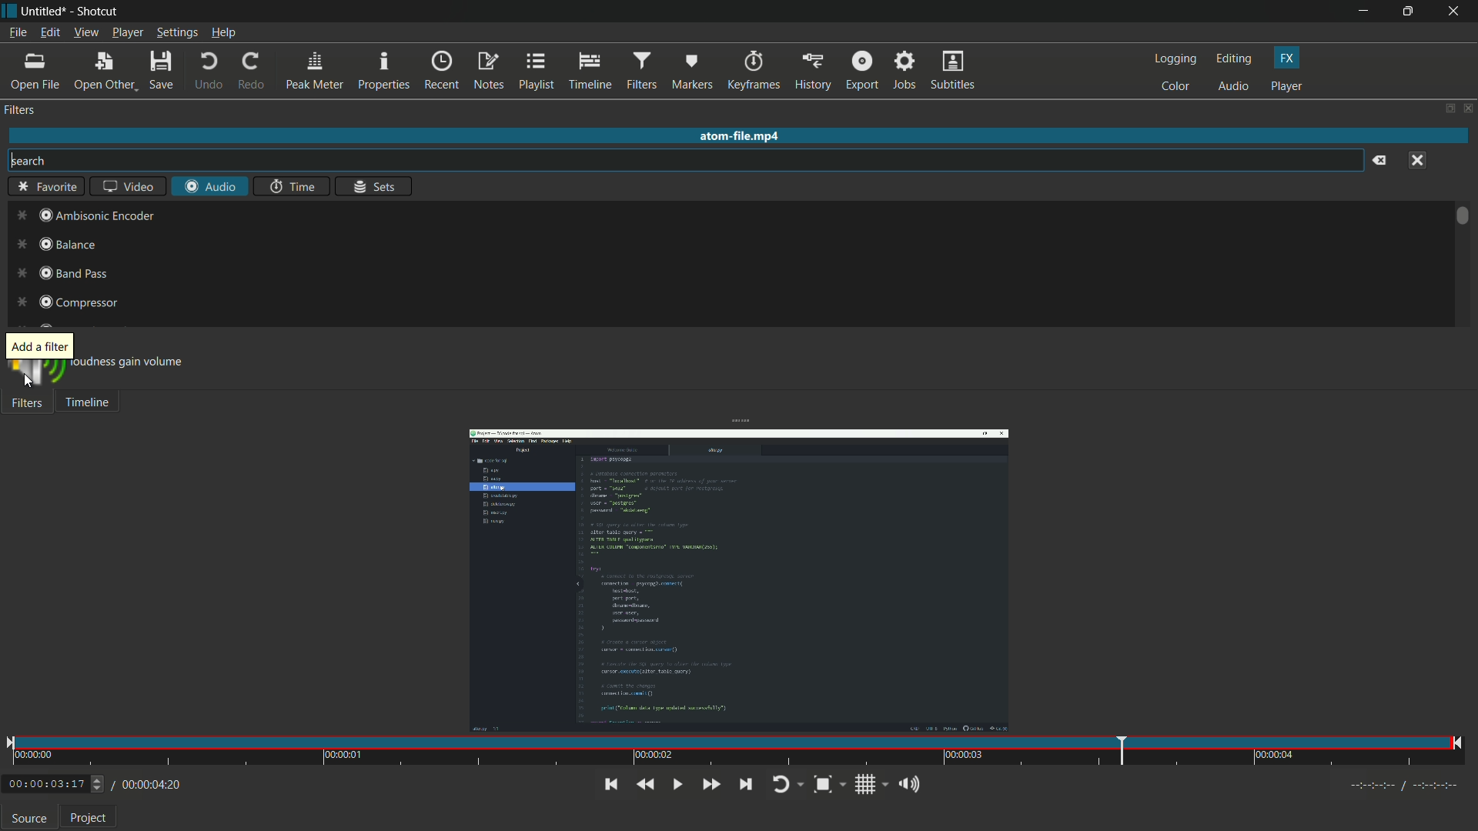 This screenshot has height=831, width=1478. I want to click on close menu, so click(1417, 162).